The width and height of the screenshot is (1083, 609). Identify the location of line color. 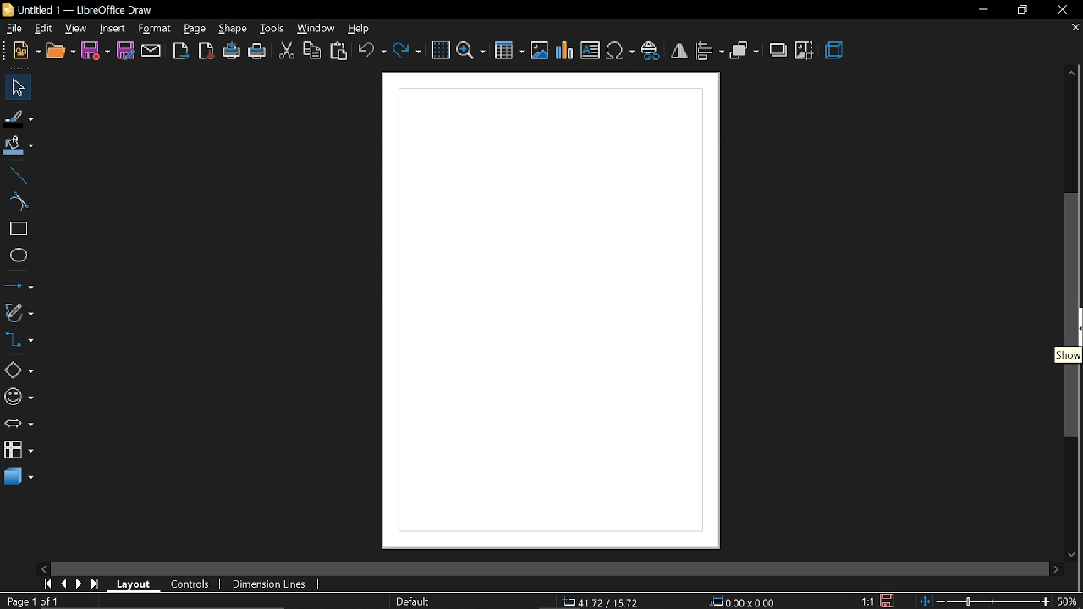
(17, 117).